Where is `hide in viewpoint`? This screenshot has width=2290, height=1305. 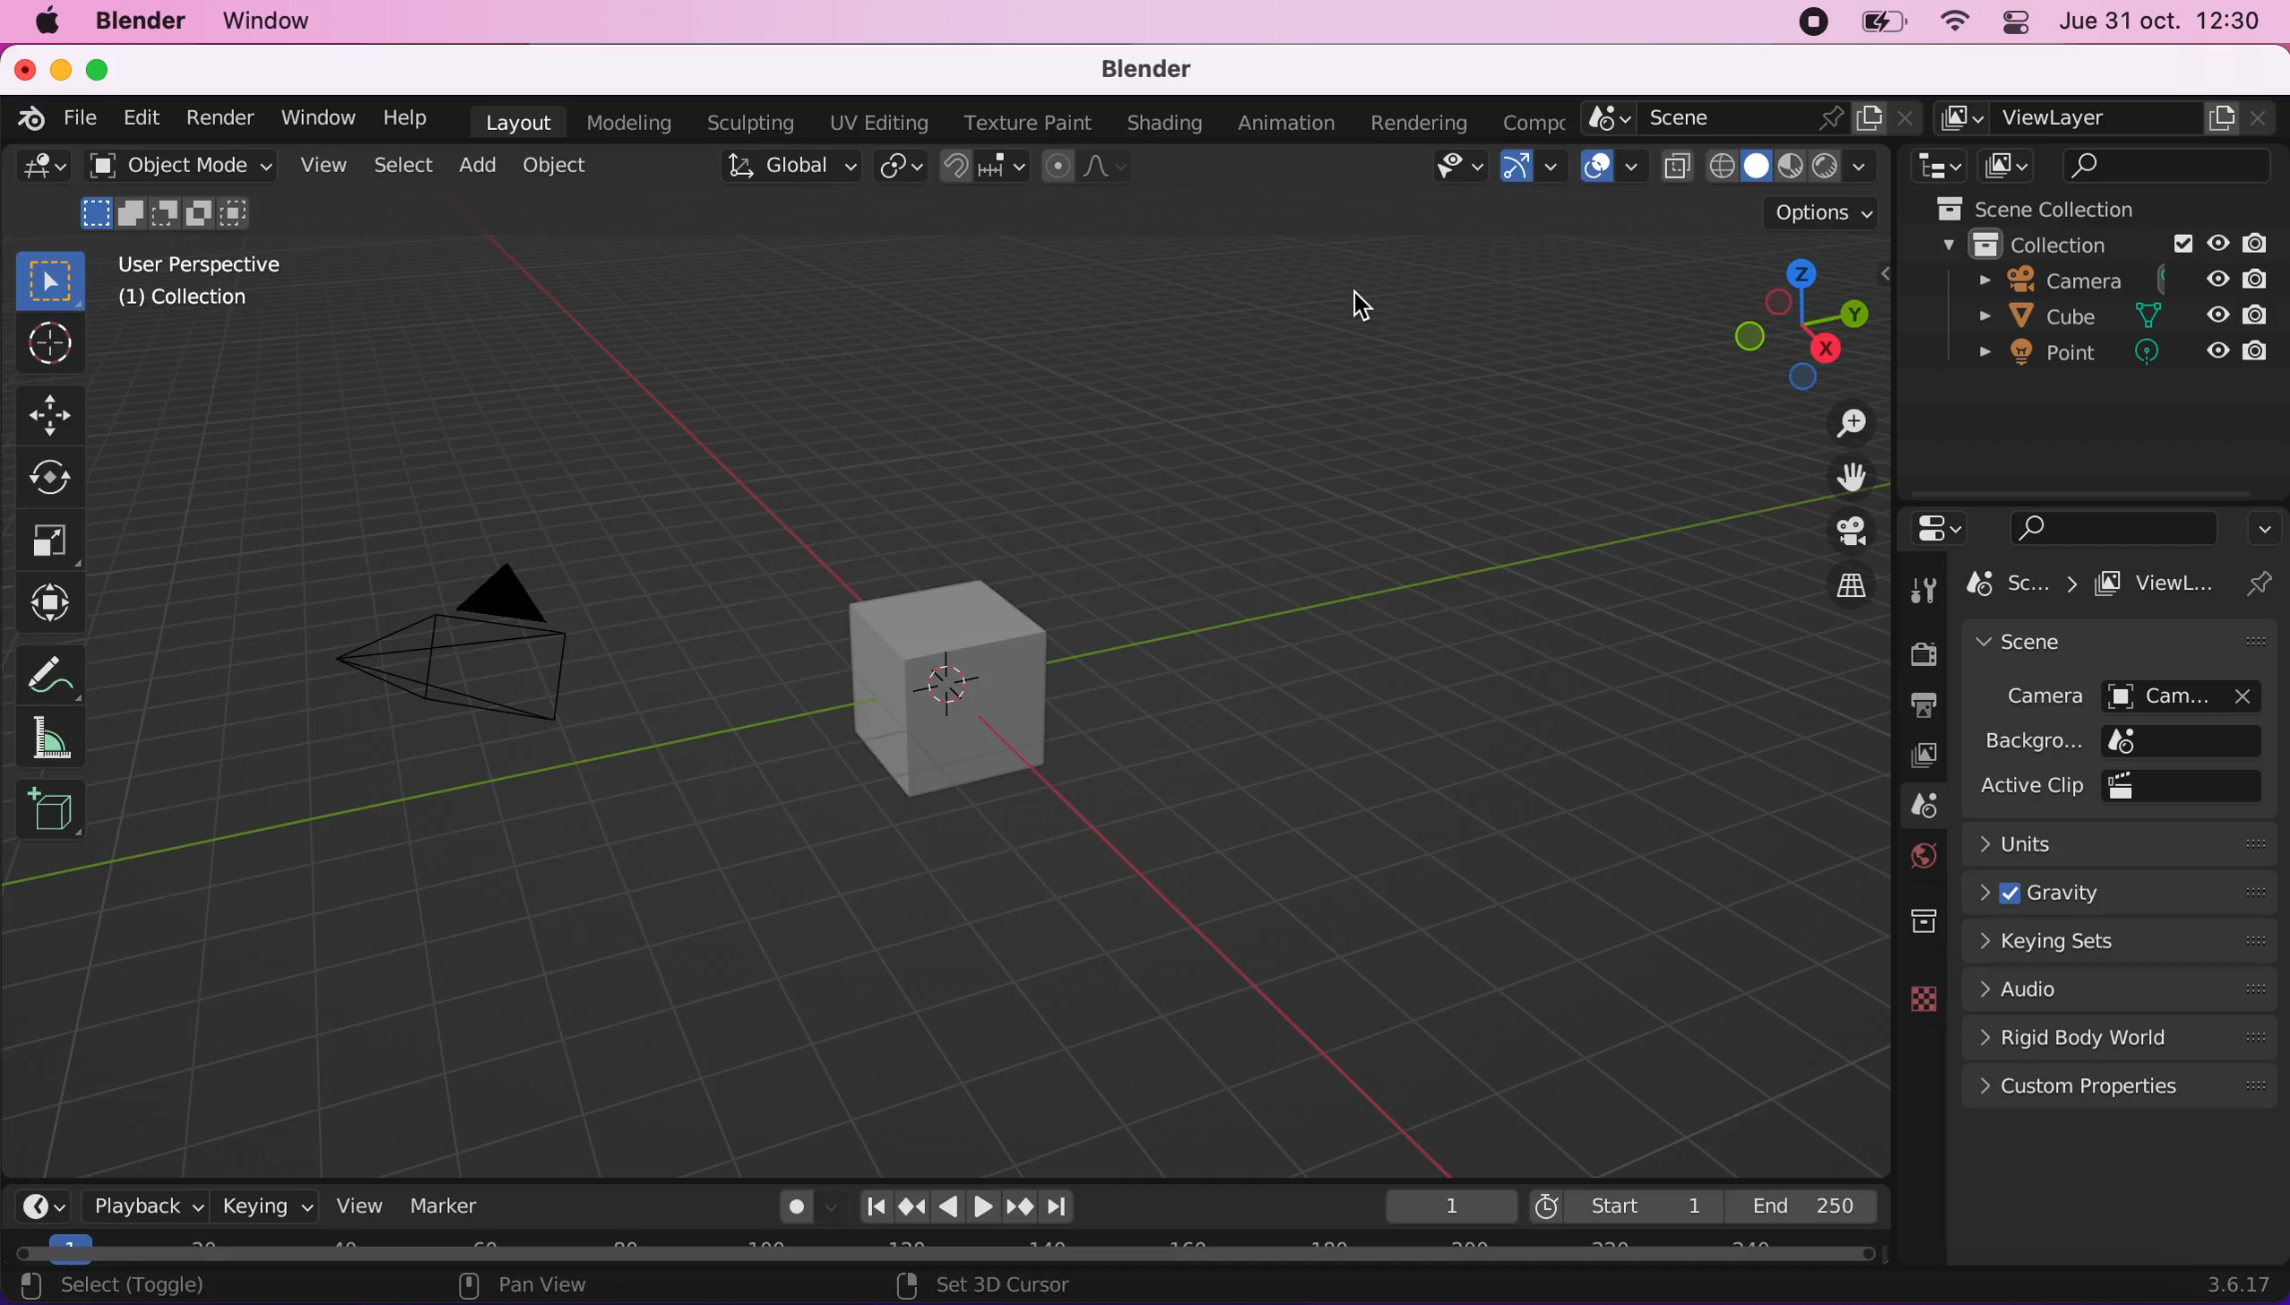 hide in viewpoint is located at coordinates (2217, 314).